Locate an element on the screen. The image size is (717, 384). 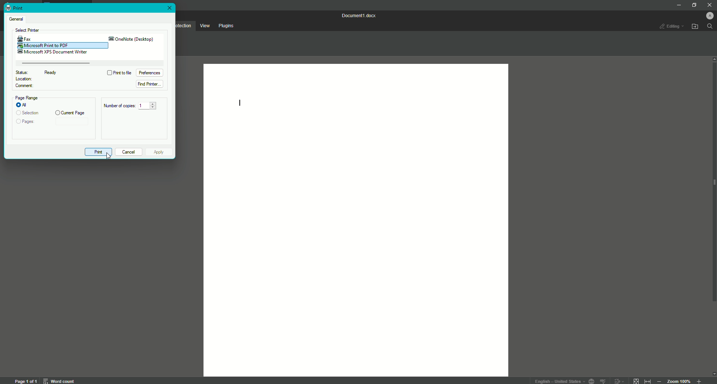
Find Printer is located at coordinates (149, 84).